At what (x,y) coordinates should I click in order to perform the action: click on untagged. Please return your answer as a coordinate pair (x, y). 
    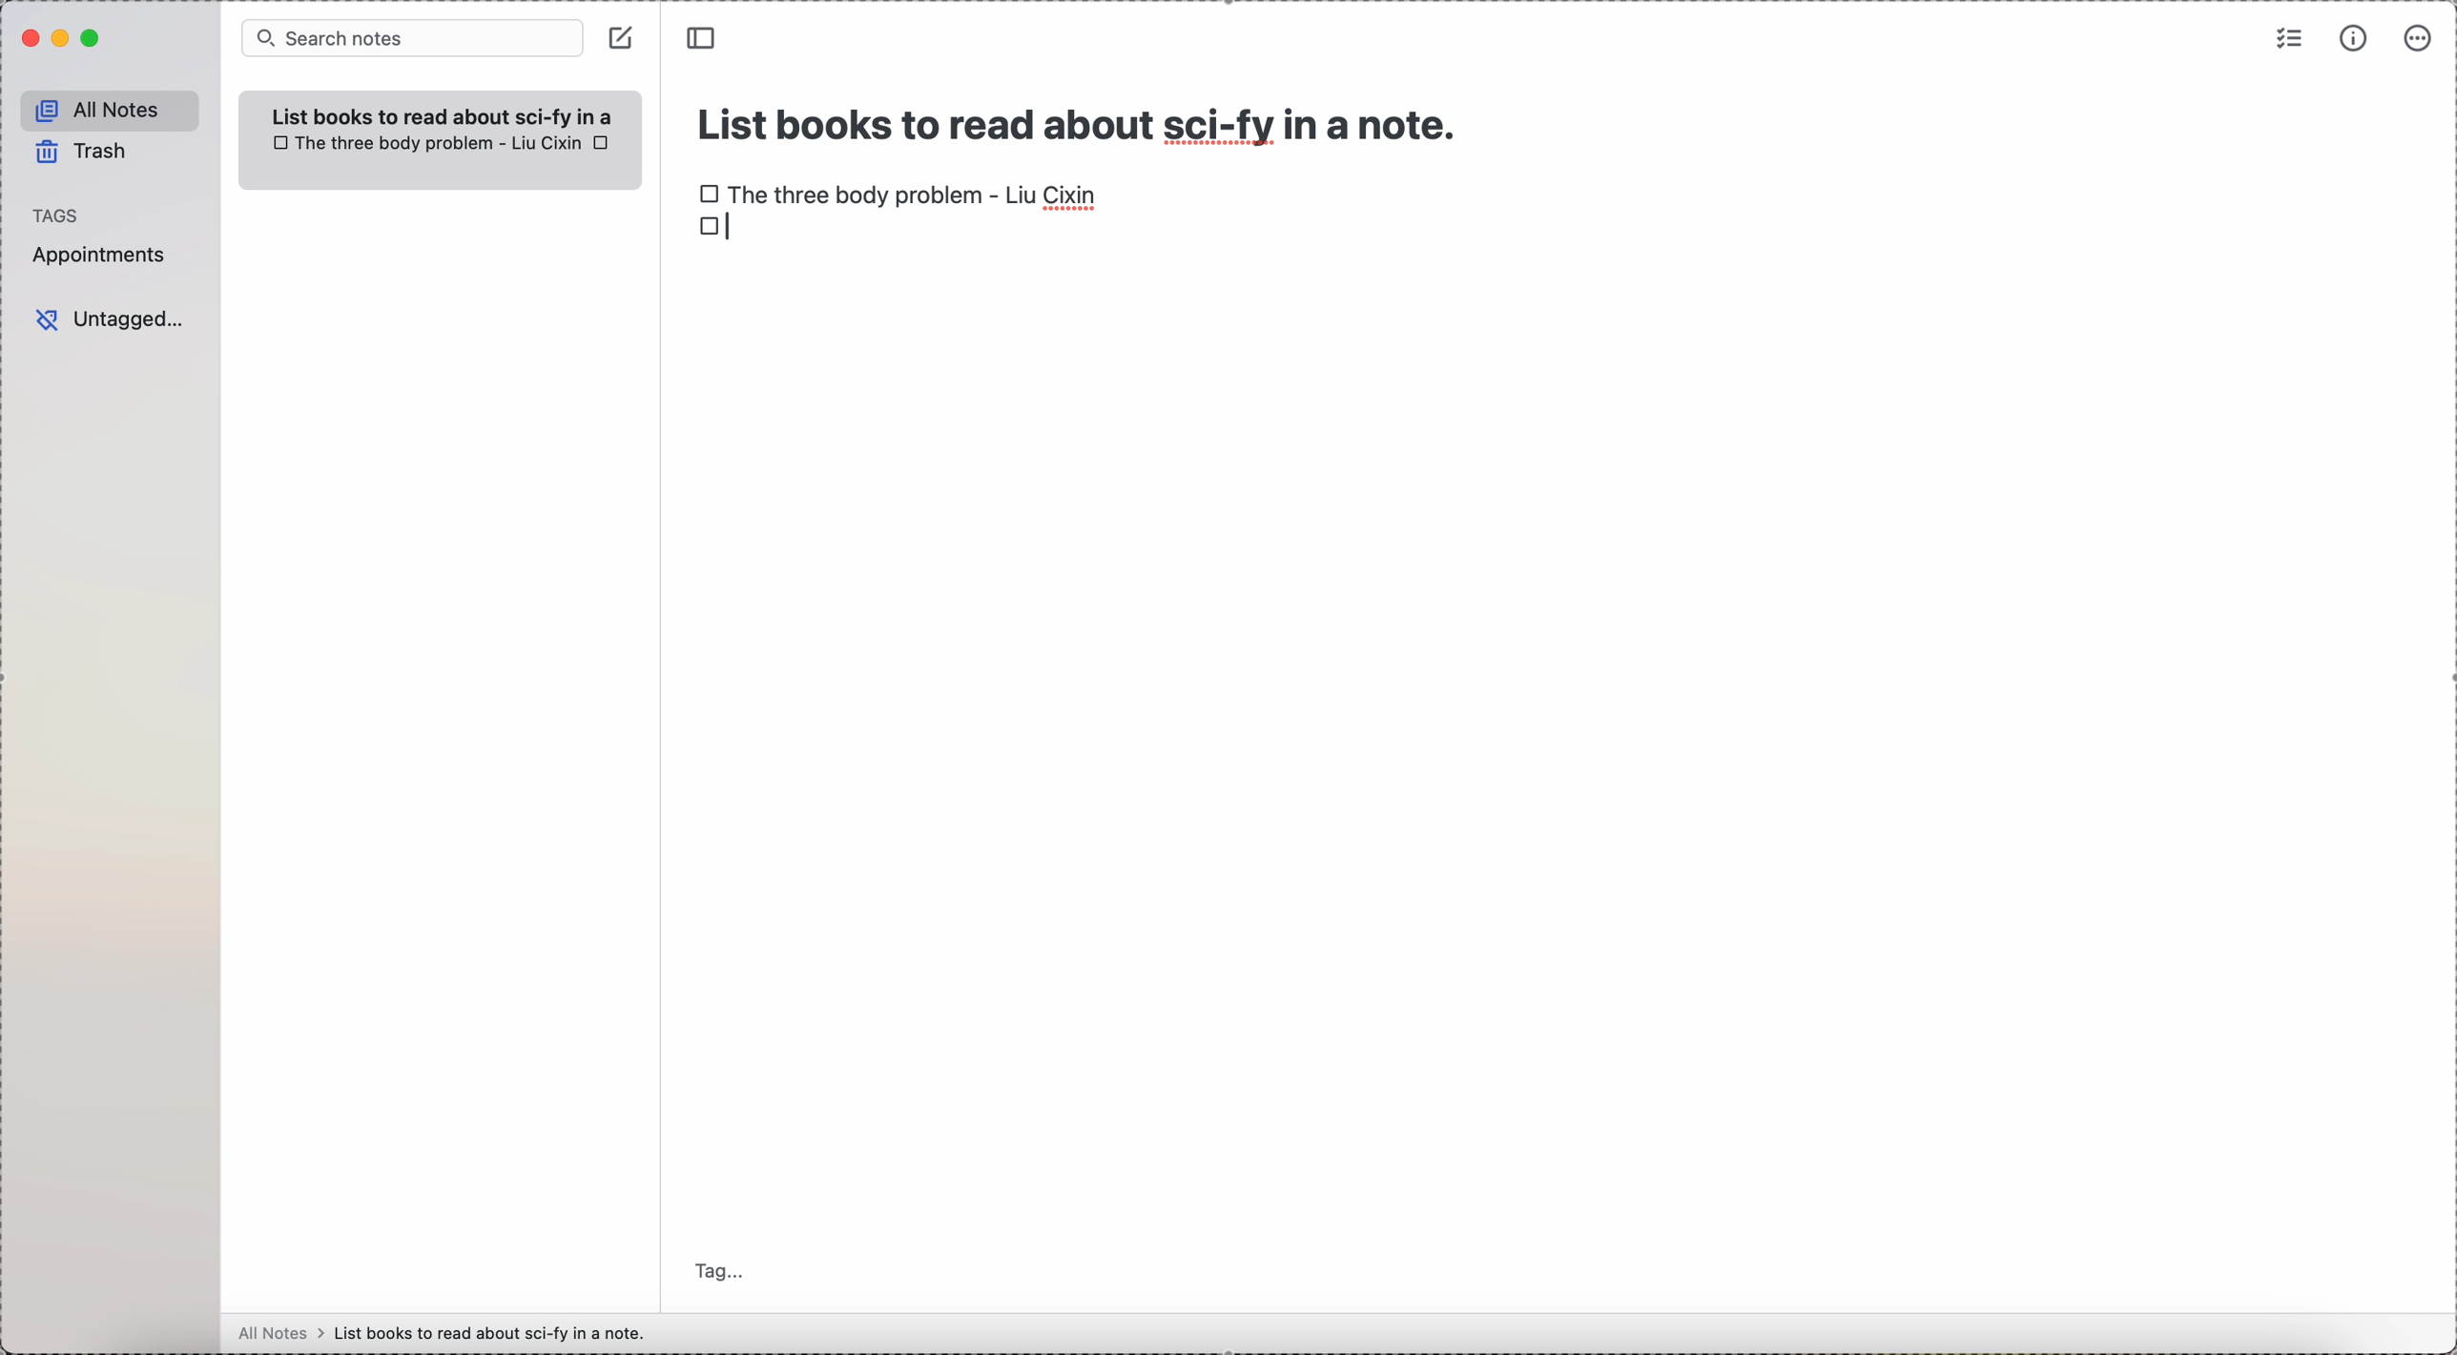
    Looking at the image, I should click on (111, 319).